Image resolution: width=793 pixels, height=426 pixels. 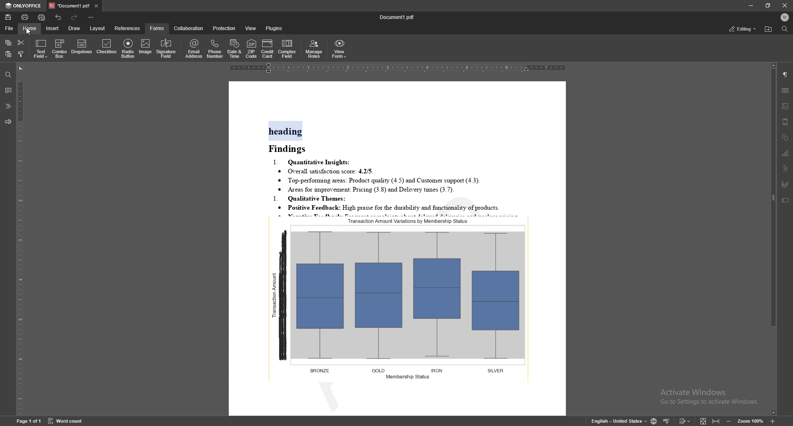 What do you see at coordinates (403, 208) in the screenshot?
I see `* Positive Feedback: High praise for the durability and functionality of products.` at bounding box center [403, 208].